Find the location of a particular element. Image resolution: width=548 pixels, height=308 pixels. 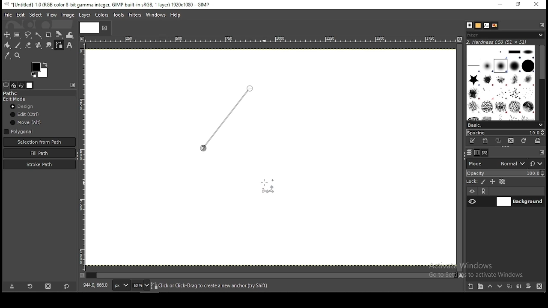

edit is located at coordinates (20, 15).